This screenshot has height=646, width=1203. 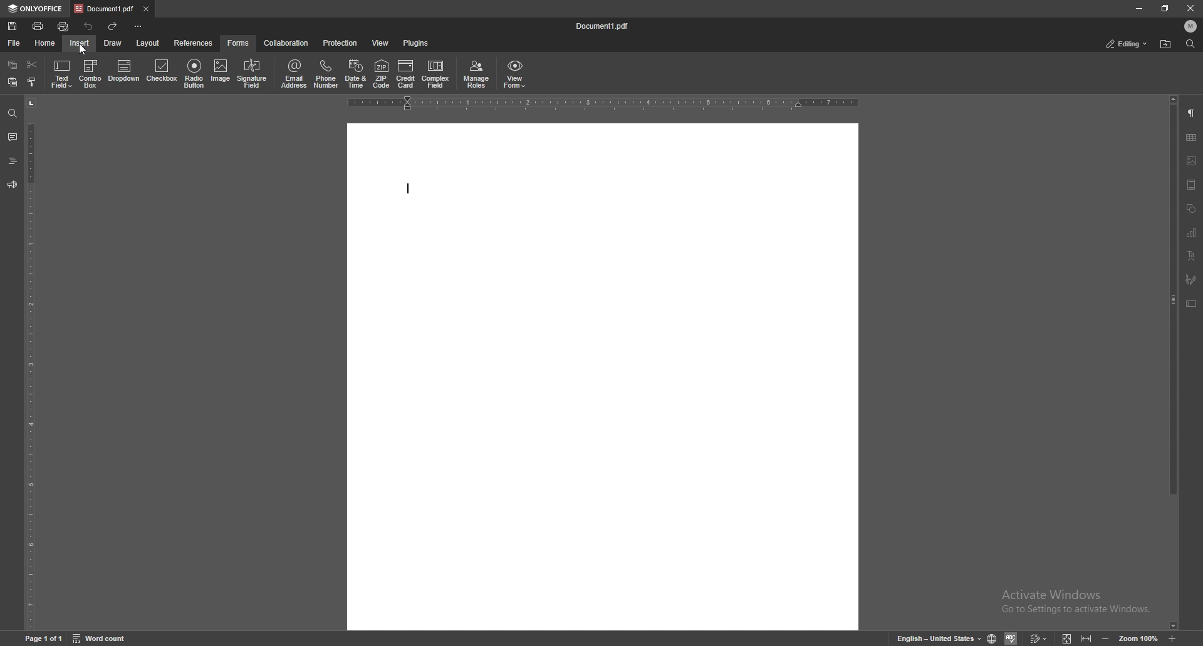 I want to click on text box, so click(x=1192, y=304).